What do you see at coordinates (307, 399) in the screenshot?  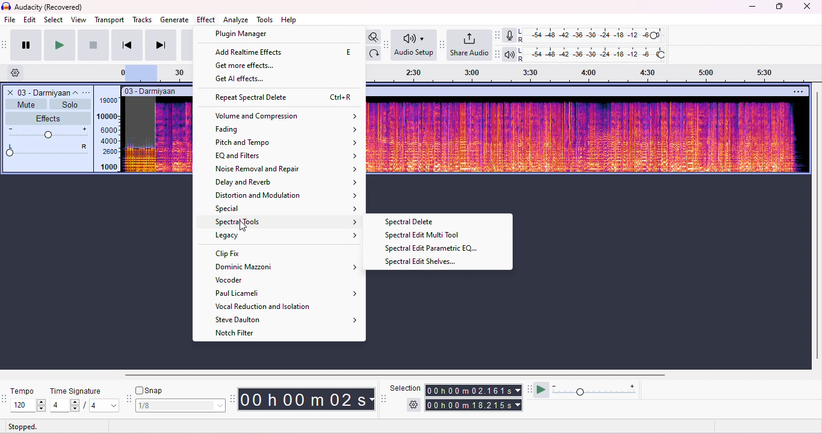 I see `audacity time` at bounding box center [307, 399].